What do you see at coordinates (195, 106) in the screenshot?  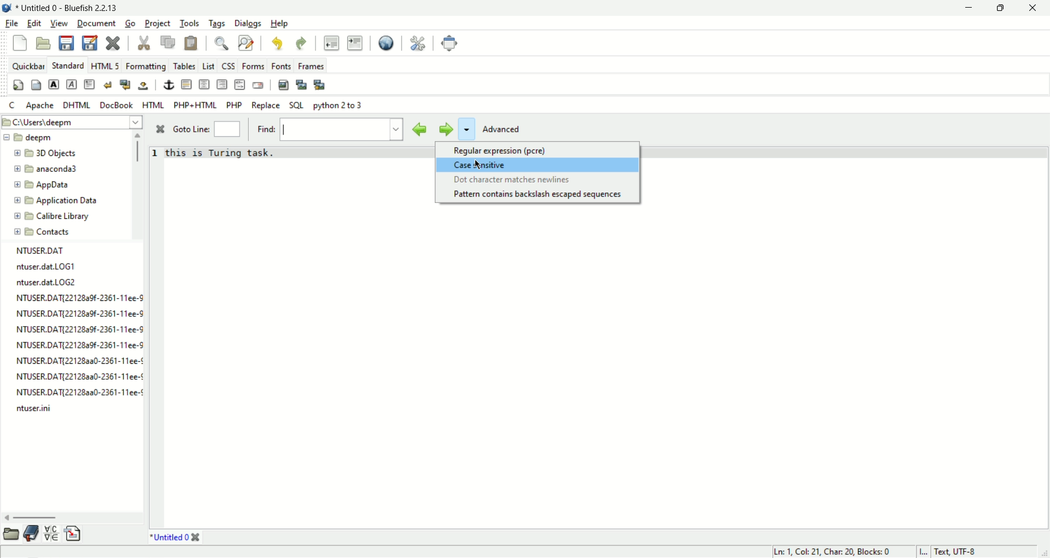 I see `PHP+HTML` at bounding box center [195, 106].